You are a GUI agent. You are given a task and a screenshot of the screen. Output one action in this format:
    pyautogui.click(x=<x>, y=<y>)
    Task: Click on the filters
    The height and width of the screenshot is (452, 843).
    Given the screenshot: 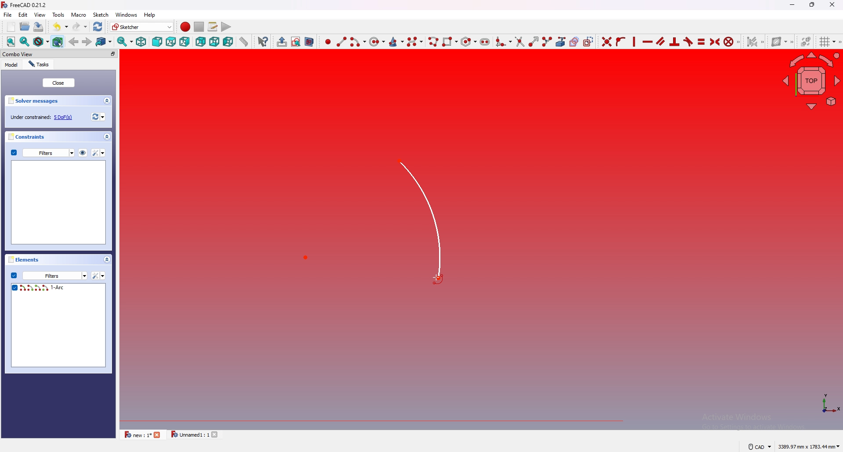 What is the action you would take?
    pyautogui.click(x=43, y=152)
    